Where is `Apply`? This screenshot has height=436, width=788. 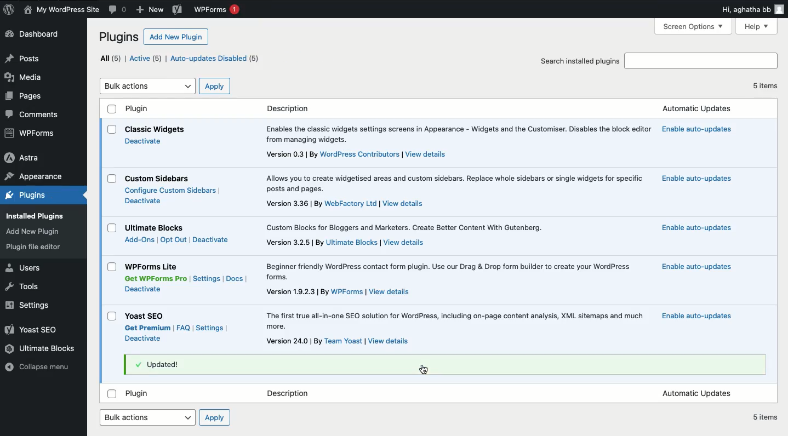 Apply is located at coordinates (215, 87).